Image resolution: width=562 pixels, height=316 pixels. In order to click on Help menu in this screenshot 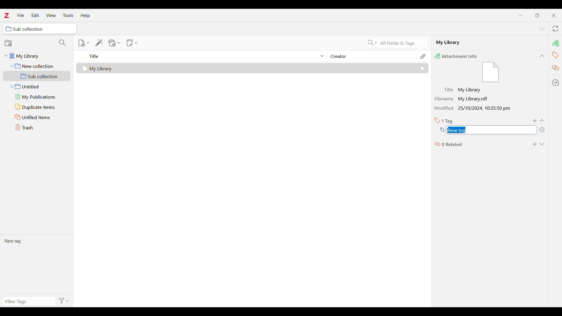, I will do `click(85, 16)`.